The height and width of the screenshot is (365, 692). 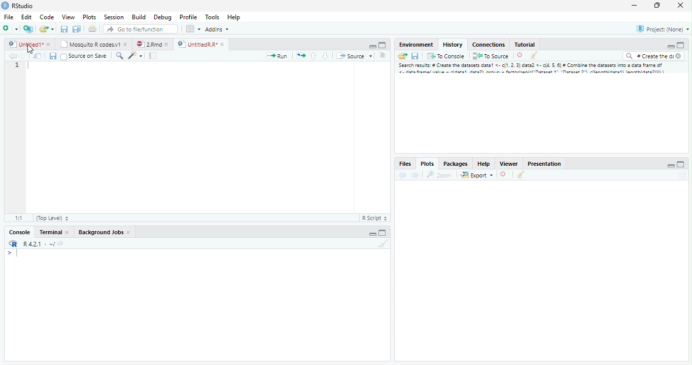 What do you see at coordinates (37, 56) in the screenshot?
I see `Show in the new window` at bounding box center [37, 56].